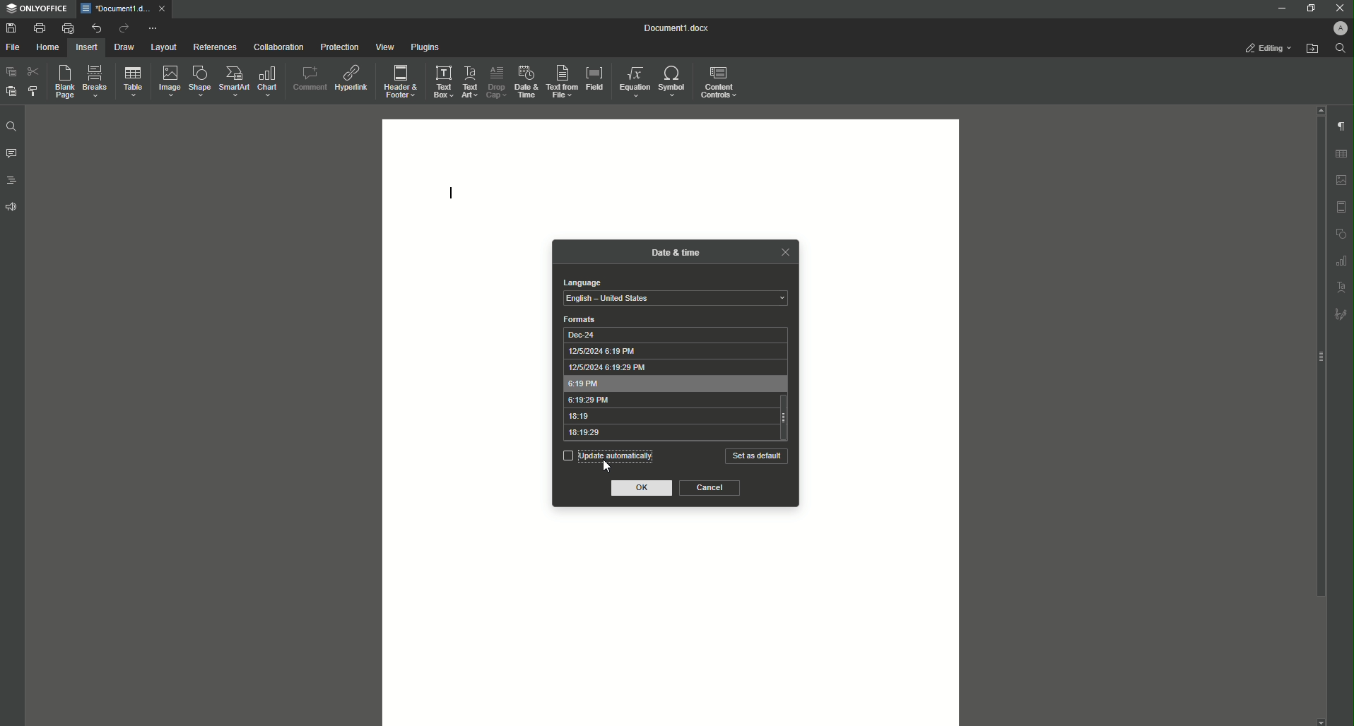 The width and height of the screenshot is (1354, 726). I want to click on scroll down, so click(1321, 722).